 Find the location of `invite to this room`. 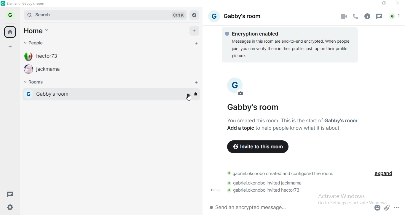

invite to this room is located at coordinates (258, 147).